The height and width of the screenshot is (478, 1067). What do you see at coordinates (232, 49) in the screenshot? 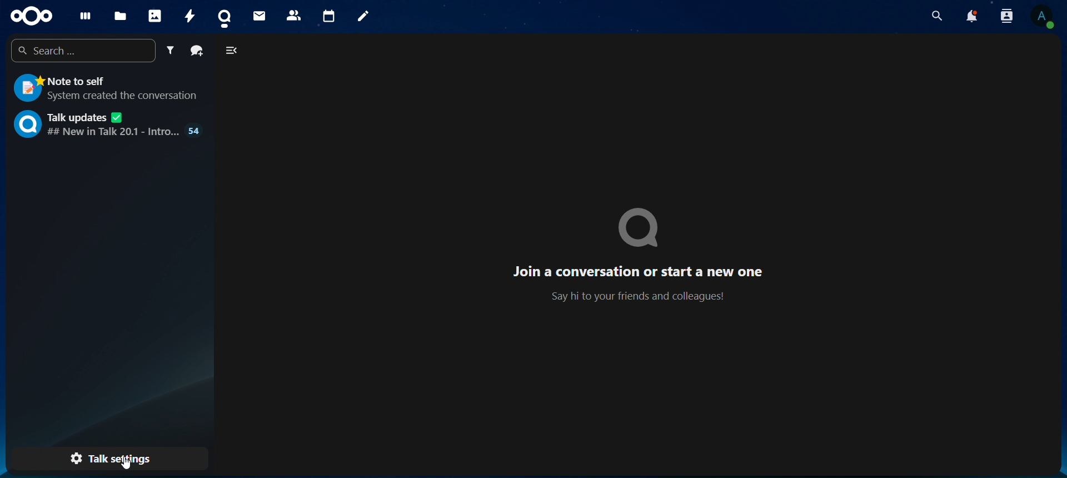
I see `close navigation` at bounding box center [232, 49].